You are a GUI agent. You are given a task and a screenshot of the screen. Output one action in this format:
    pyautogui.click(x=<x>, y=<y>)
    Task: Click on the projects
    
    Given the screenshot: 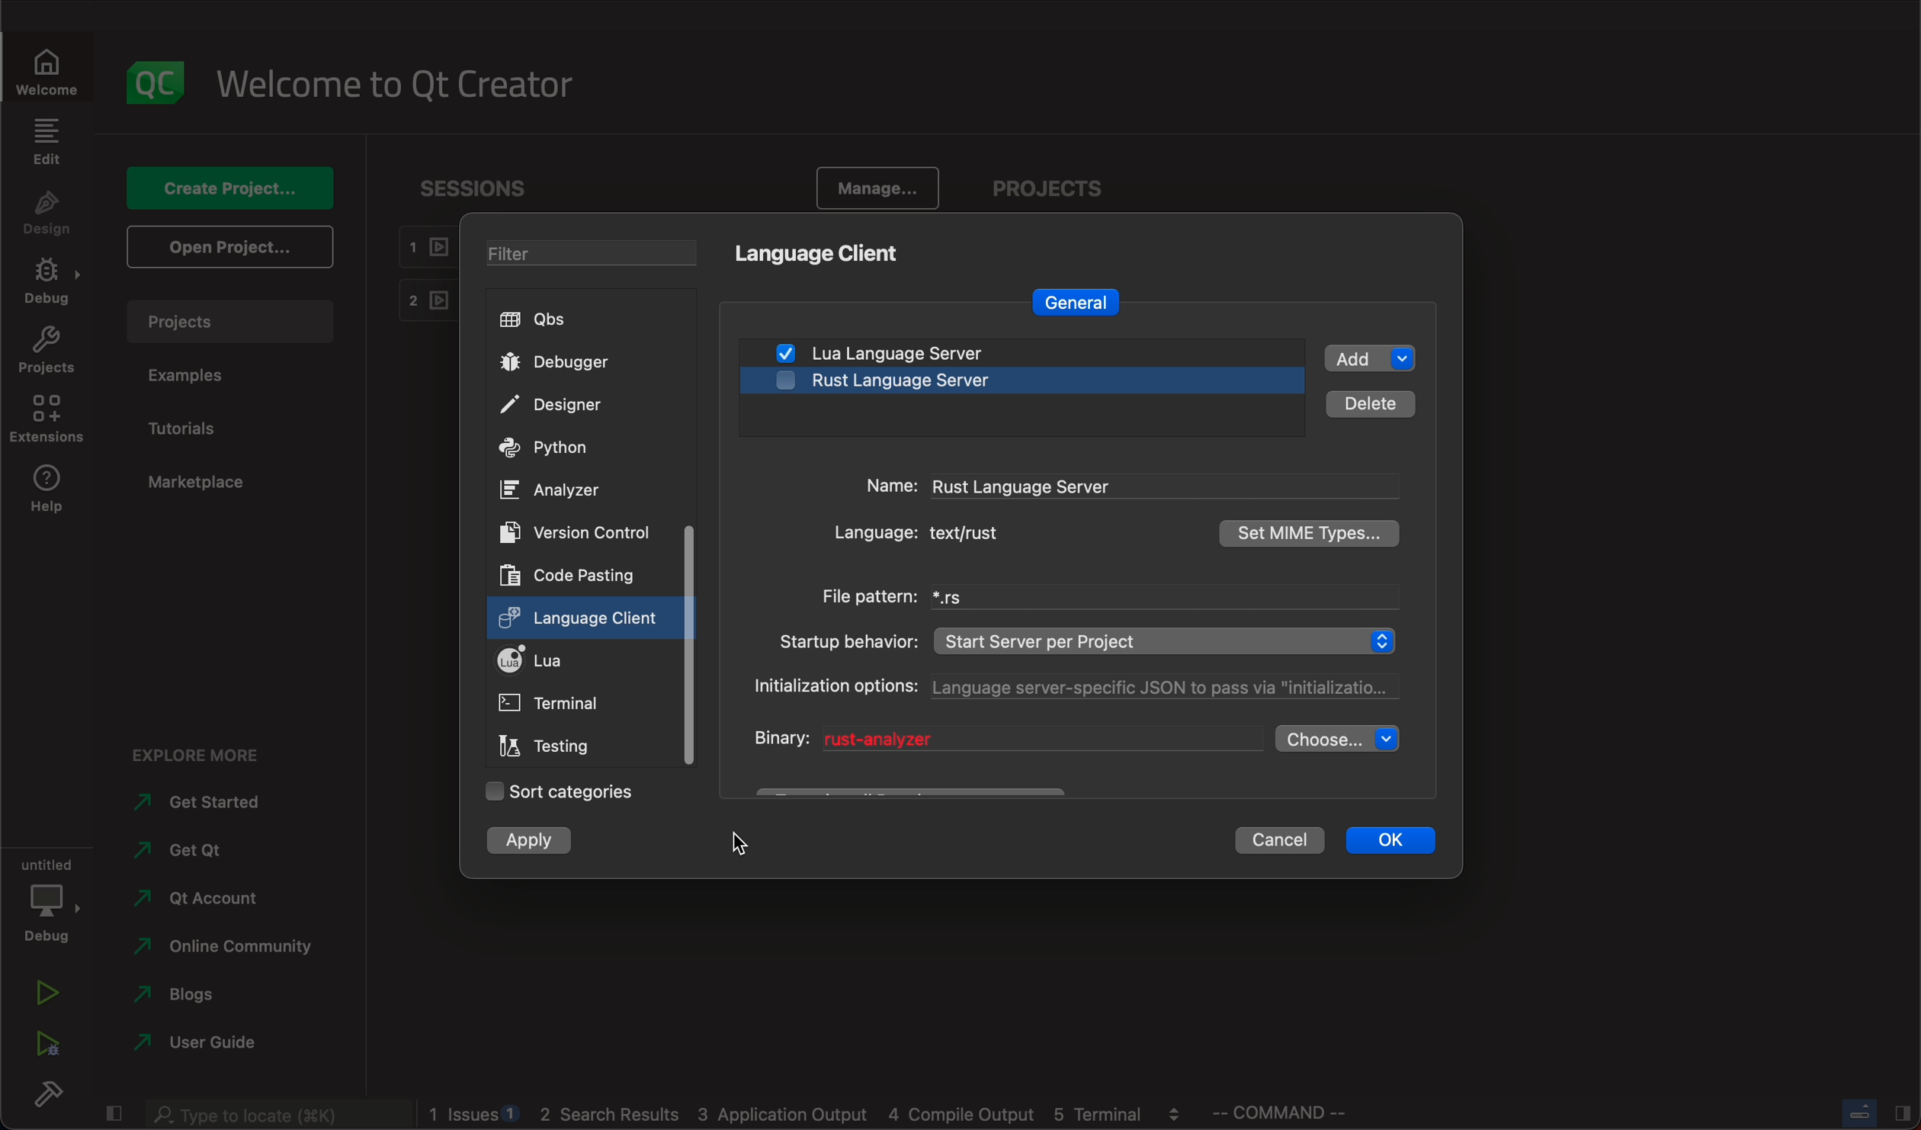 What is the action you would take?
    pyautogui.click(x=229, y=321)
    